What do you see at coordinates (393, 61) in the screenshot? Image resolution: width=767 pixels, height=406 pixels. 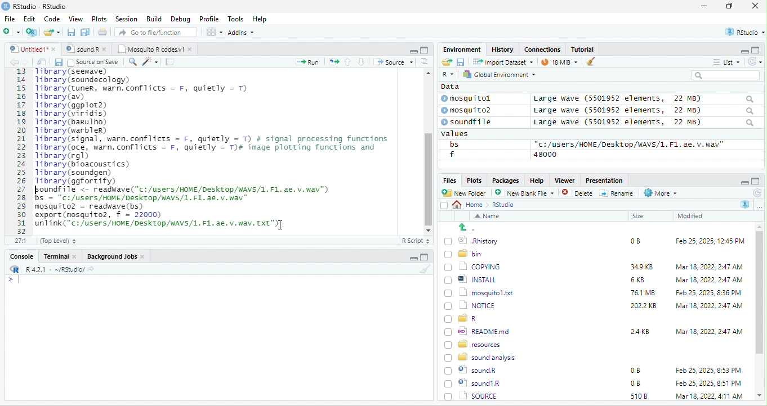 I see `+ Source +` at bounding box center [393, 61].